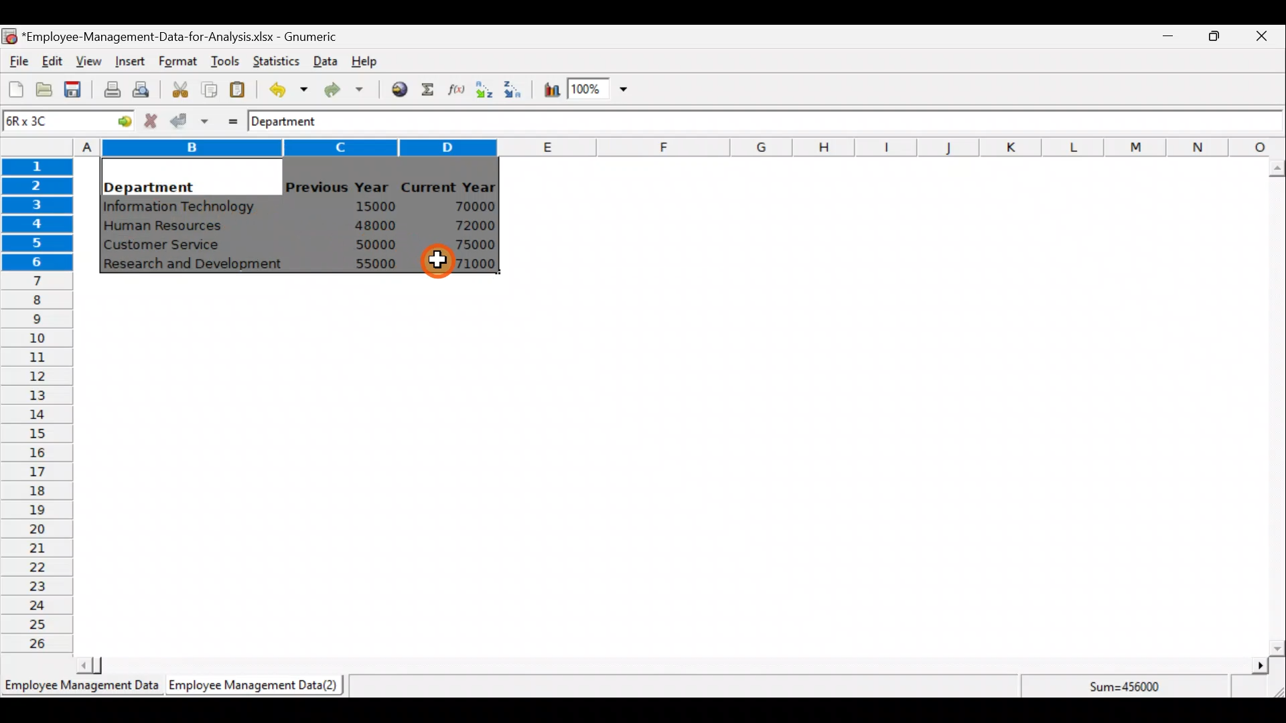 The width and height of the screenshot is (1286, 723). What do you see at coordinates (370, 206) in the screenshot?
I see `15000` at bounding box center [370, 206].